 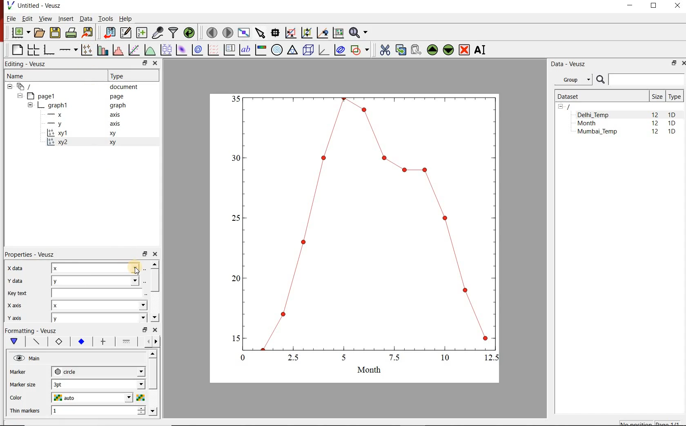 What do you see at coordinates (98, 372) in the screenshot?
I see `circle` at bounding box center [98, 372].